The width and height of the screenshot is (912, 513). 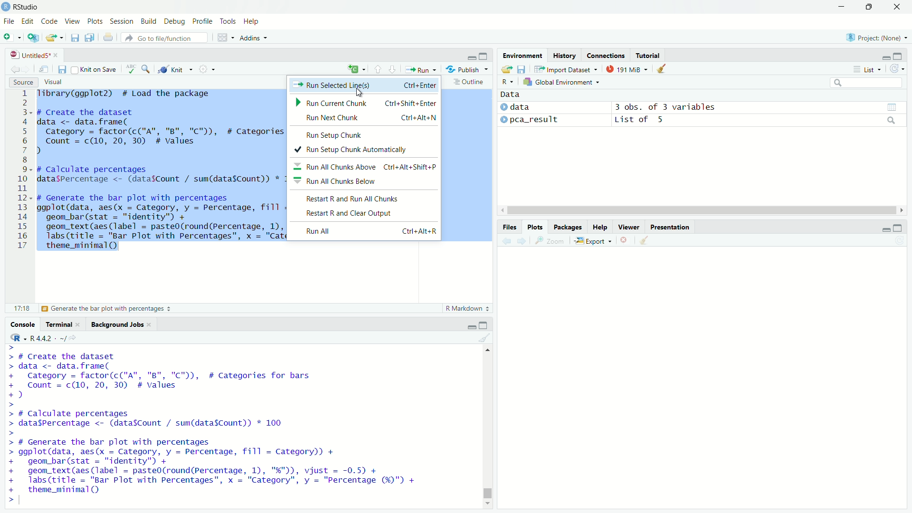 I want to click on tools, so click(x=228, y=22).